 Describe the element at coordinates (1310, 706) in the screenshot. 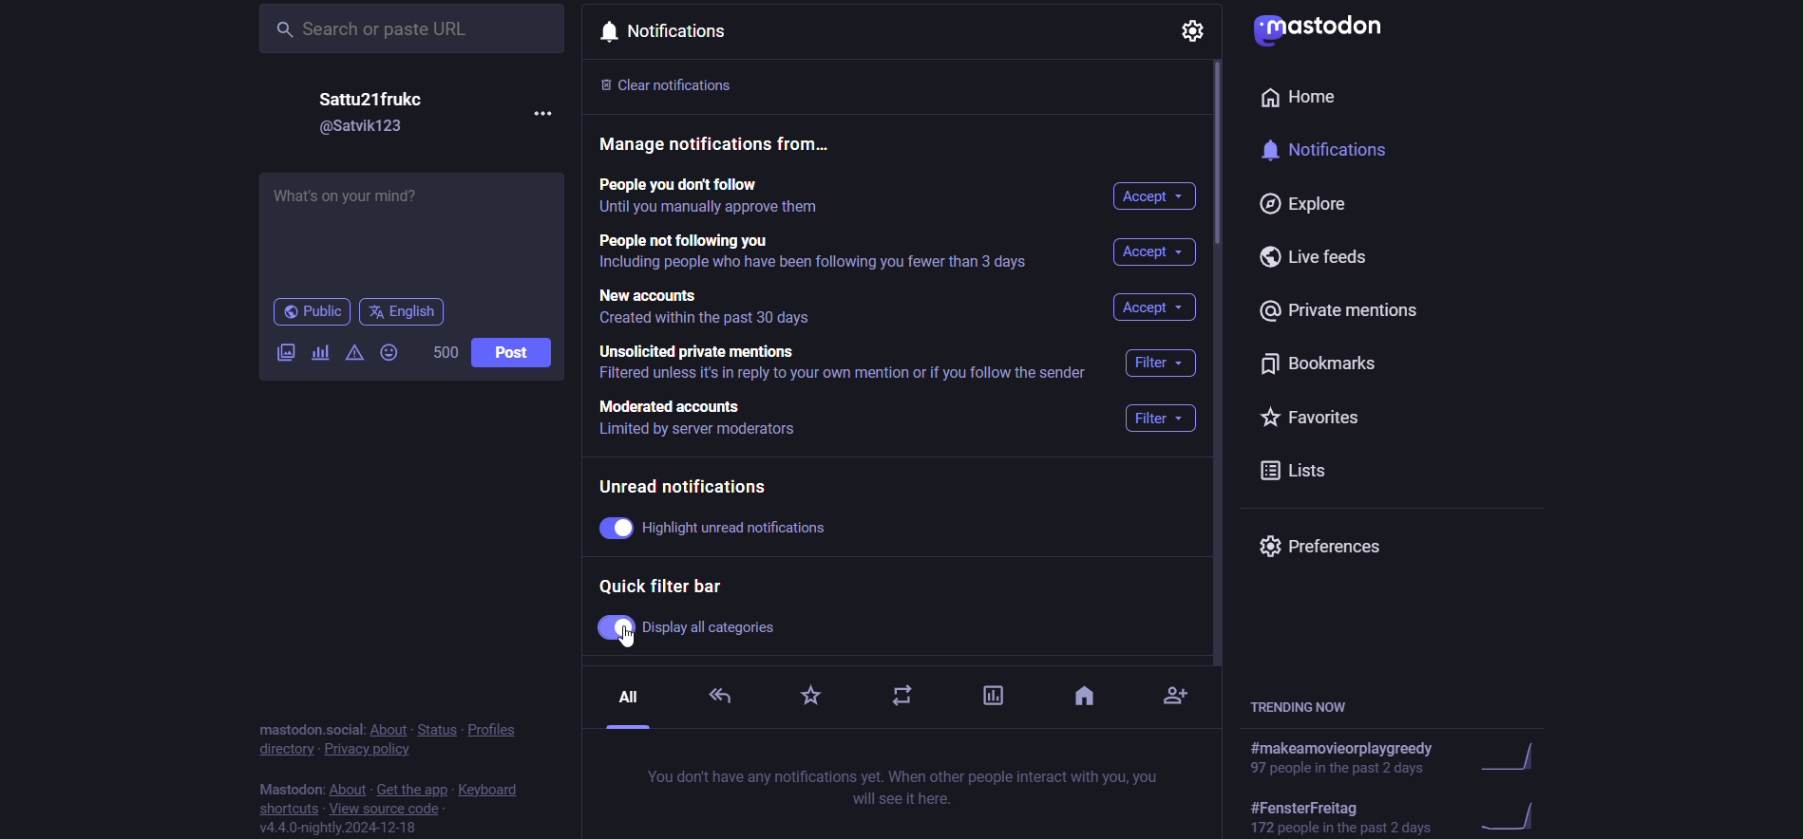

I see `trending now` at that location.